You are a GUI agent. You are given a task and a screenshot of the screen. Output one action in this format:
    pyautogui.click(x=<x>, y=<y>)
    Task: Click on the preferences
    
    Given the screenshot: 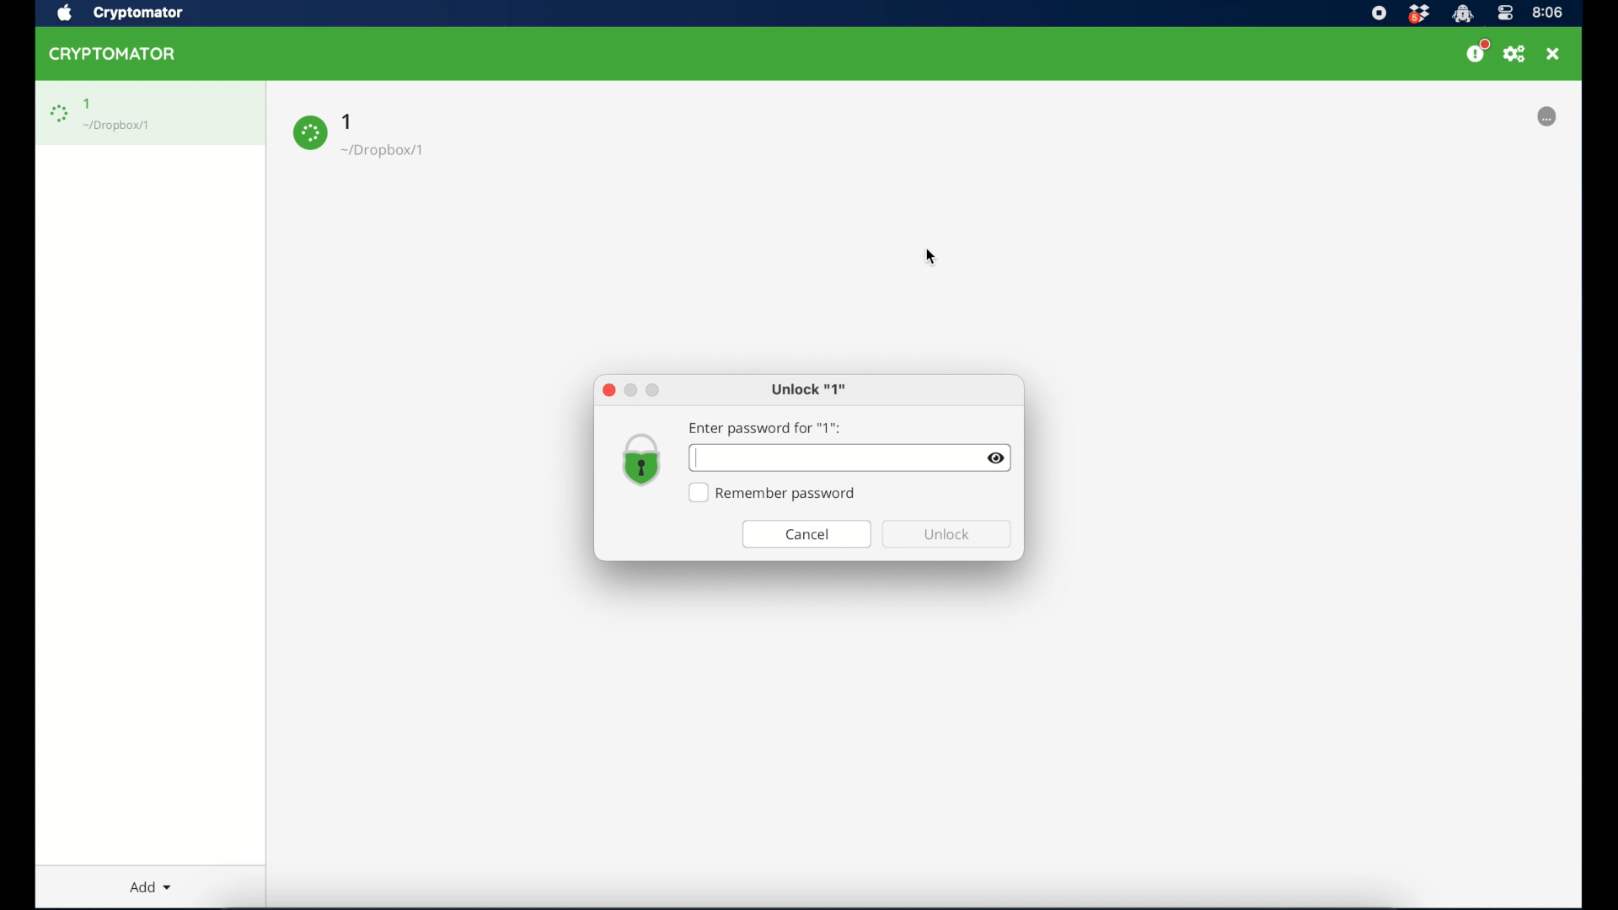 What is the action you would take?
    pyautogui.click(x=1514, y=54)
    